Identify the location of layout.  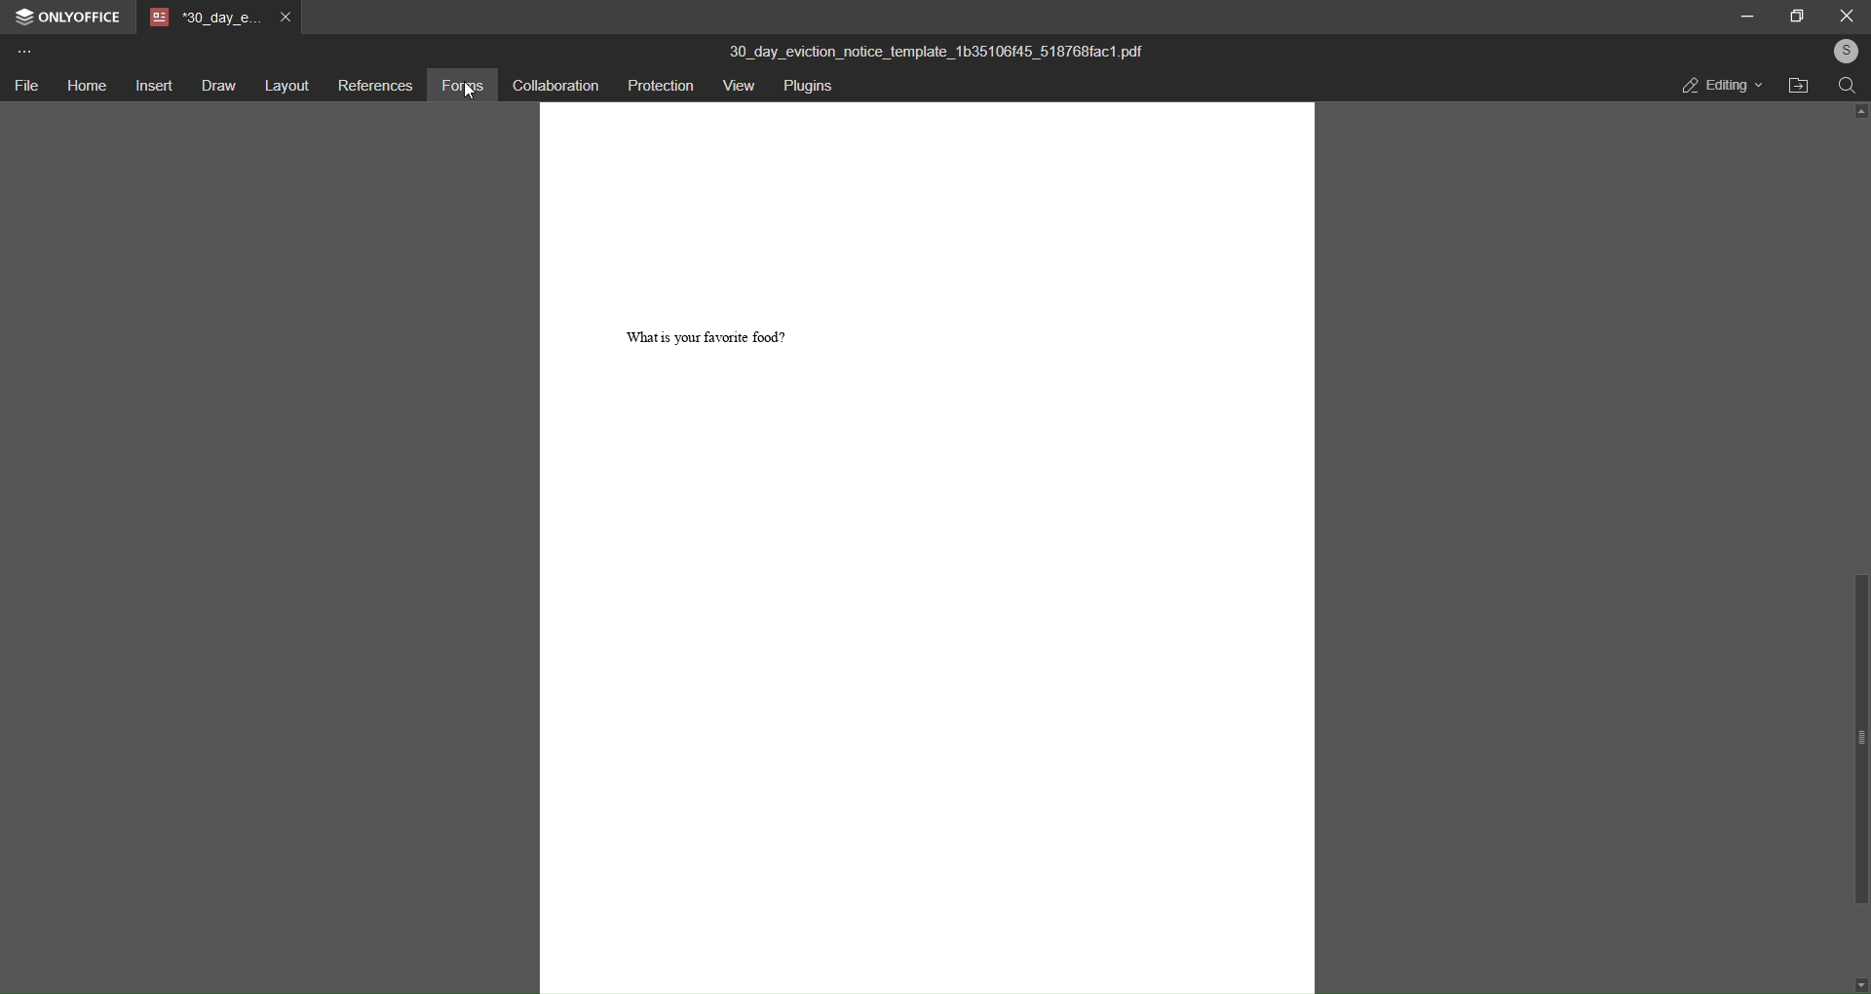
(284, 84).